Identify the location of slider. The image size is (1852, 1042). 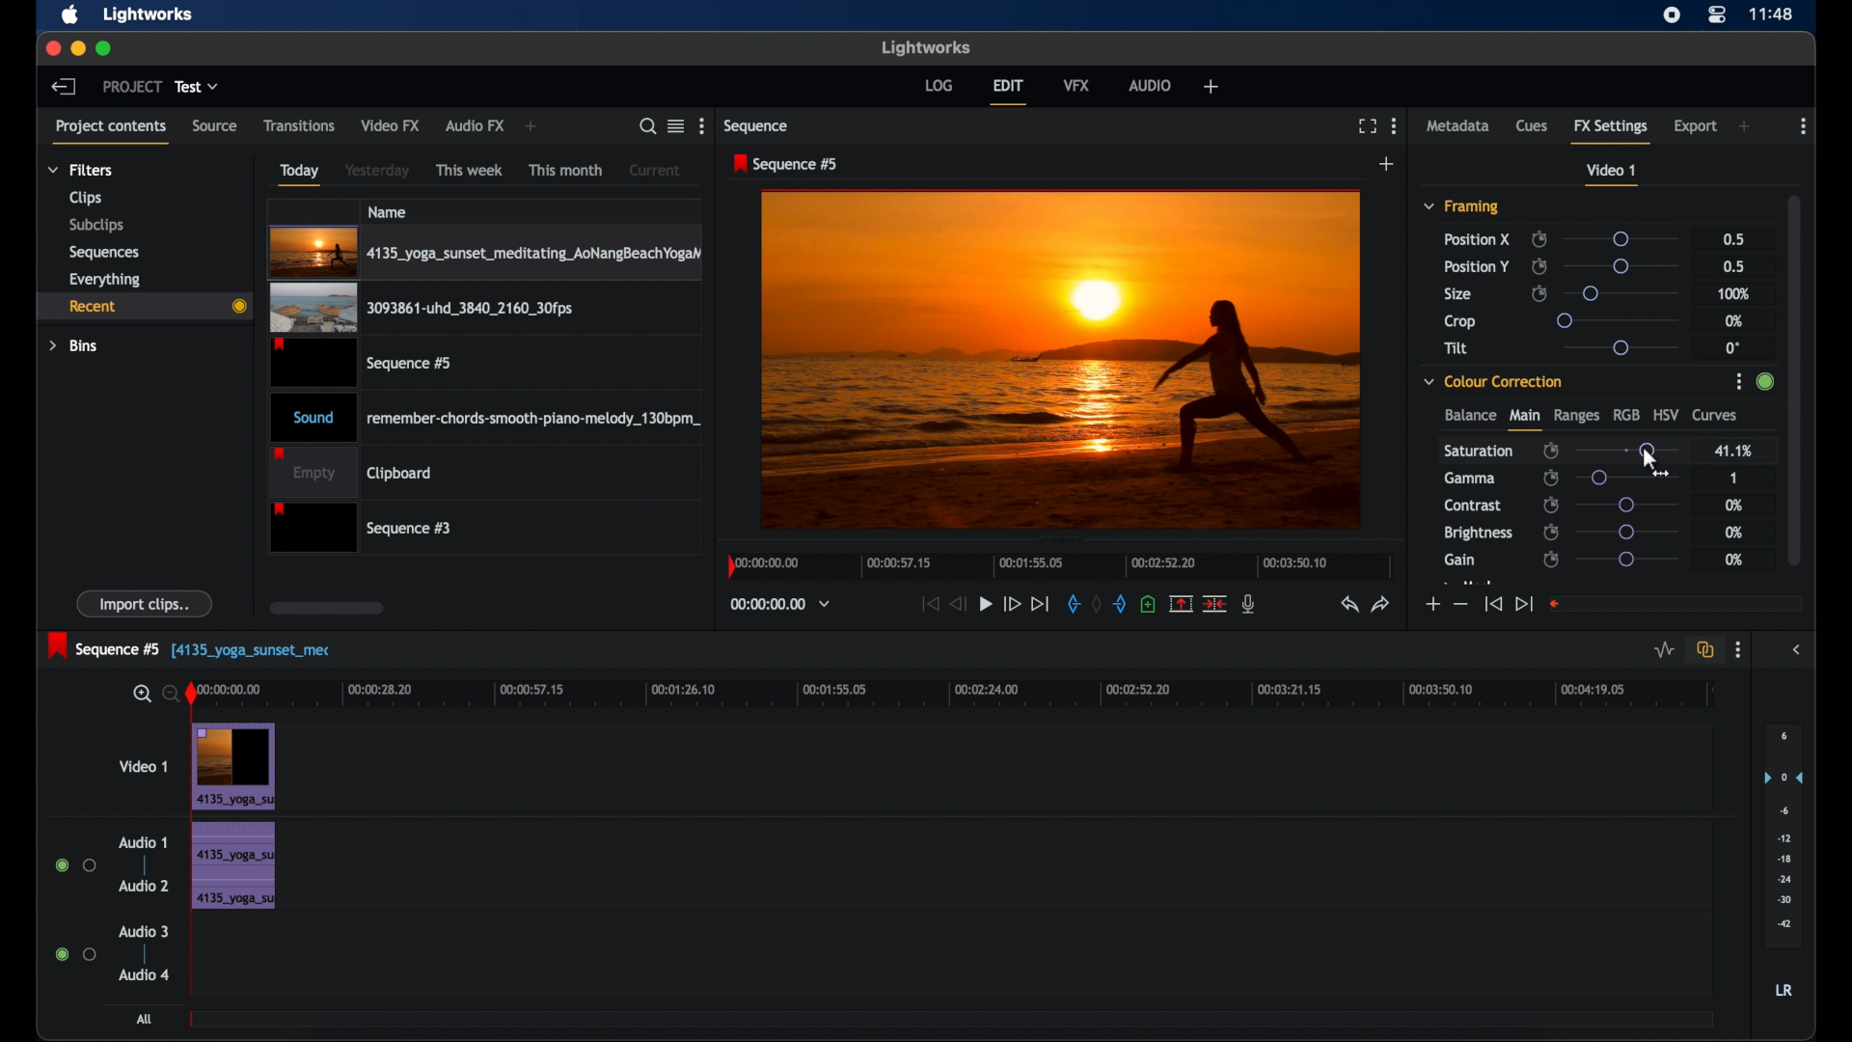
(1627, 560).